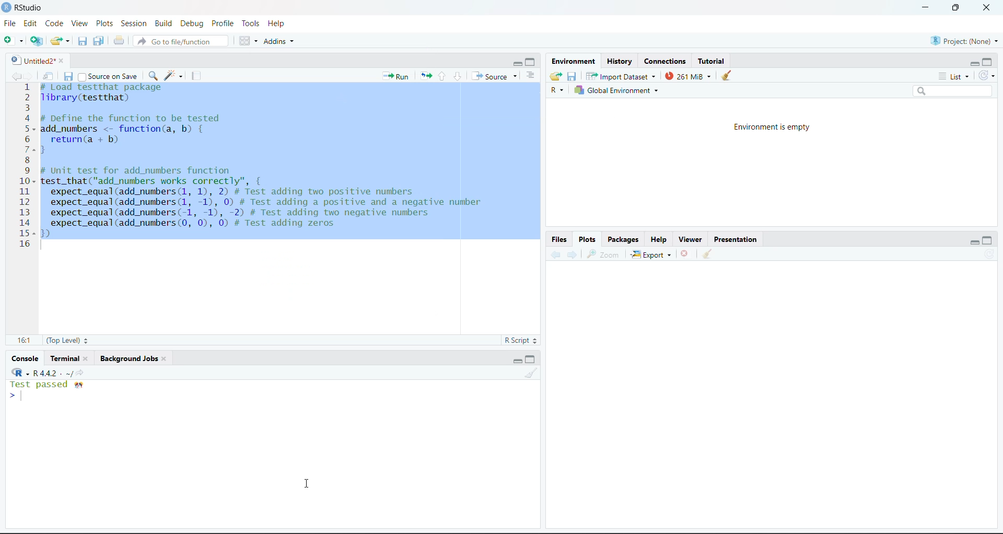  What do you see at coordinates (707, 253) in the screenshot?
I see `Clear workspace` at bounding box center [707, 253].